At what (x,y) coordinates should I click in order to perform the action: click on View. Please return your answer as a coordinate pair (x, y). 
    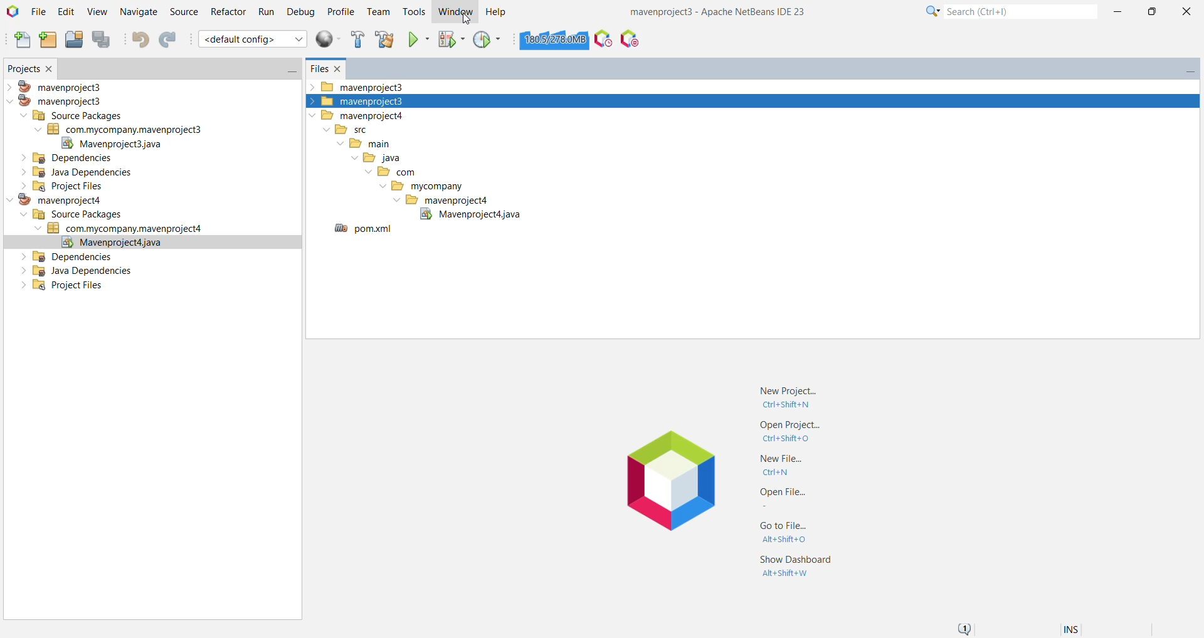
    Looking at the image, I should click on (97, 13).